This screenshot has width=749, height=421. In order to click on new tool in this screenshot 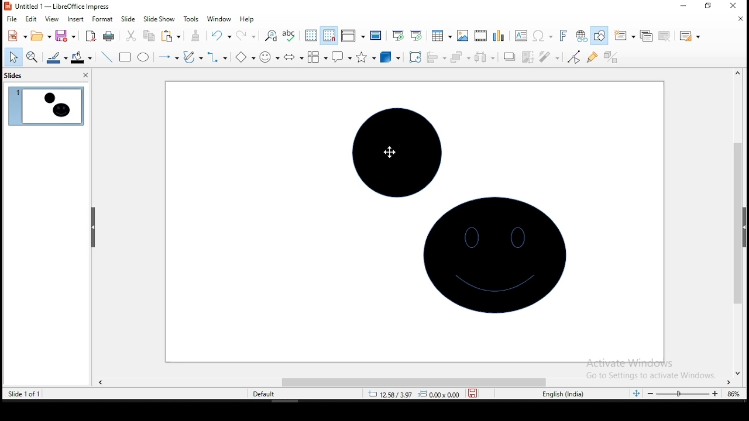, I will do `click(16, 35)`.